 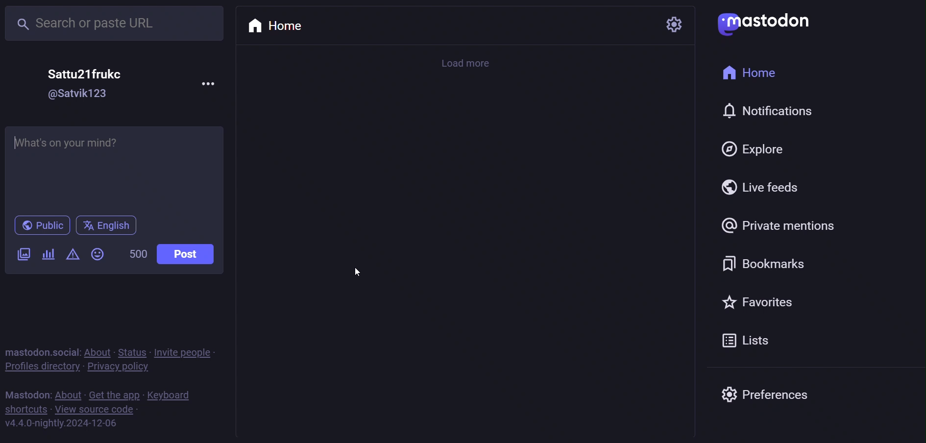 I want to click on more, so click(x=209, y=85).